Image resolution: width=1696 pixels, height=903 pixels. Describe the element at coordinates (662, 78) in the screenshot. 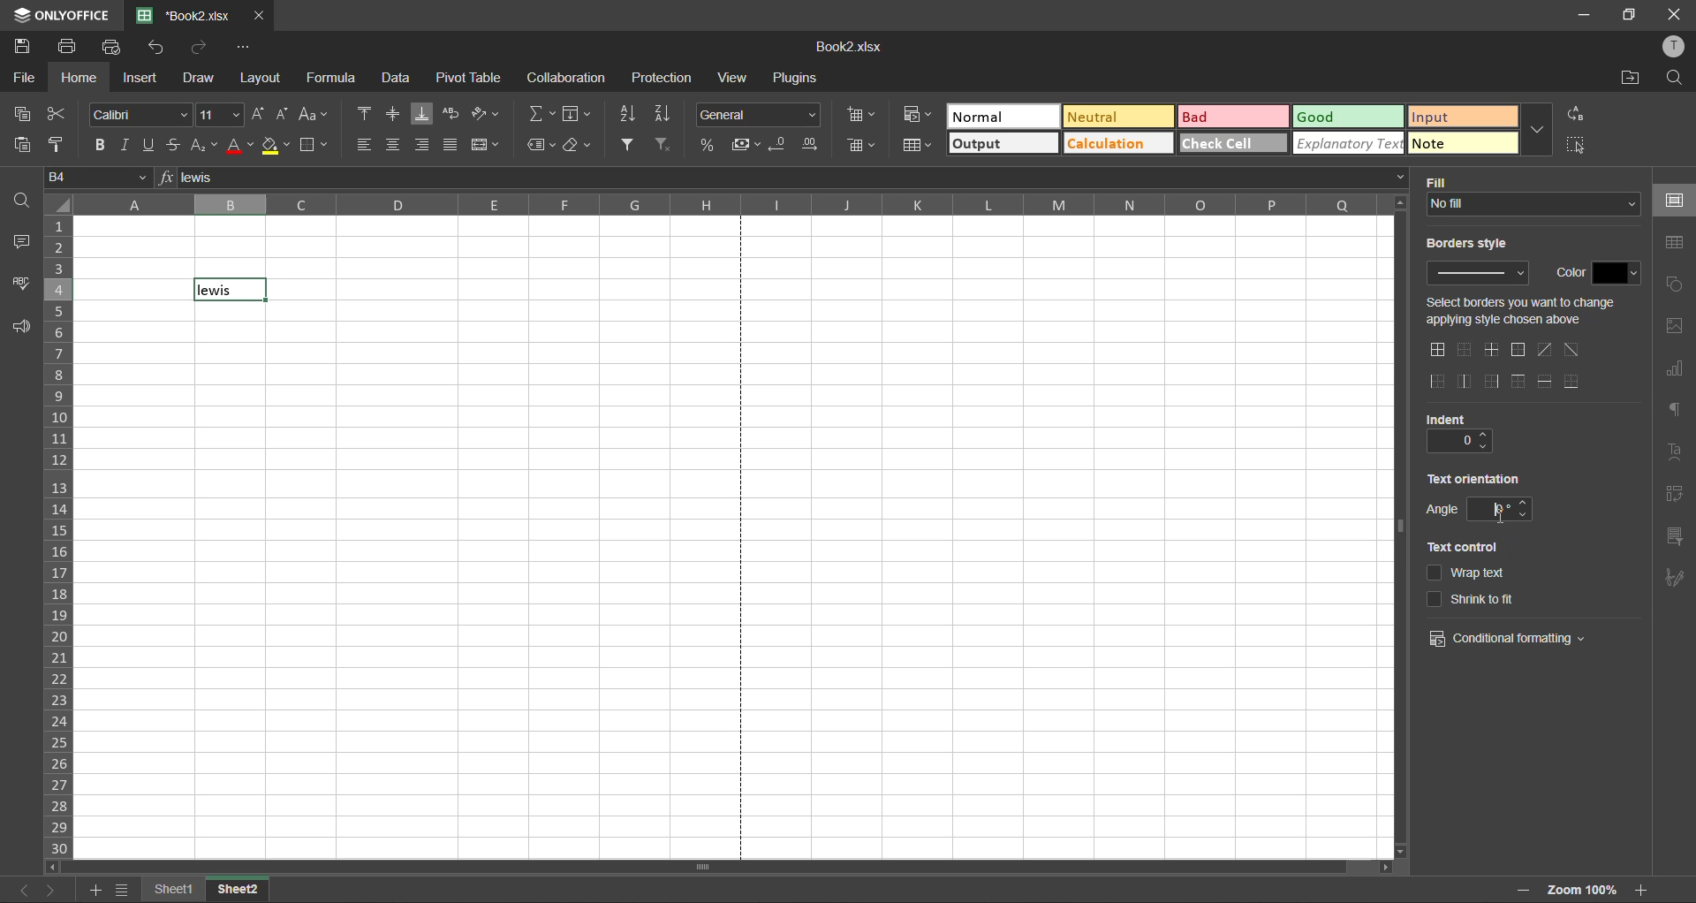

I see `protection` at that location.